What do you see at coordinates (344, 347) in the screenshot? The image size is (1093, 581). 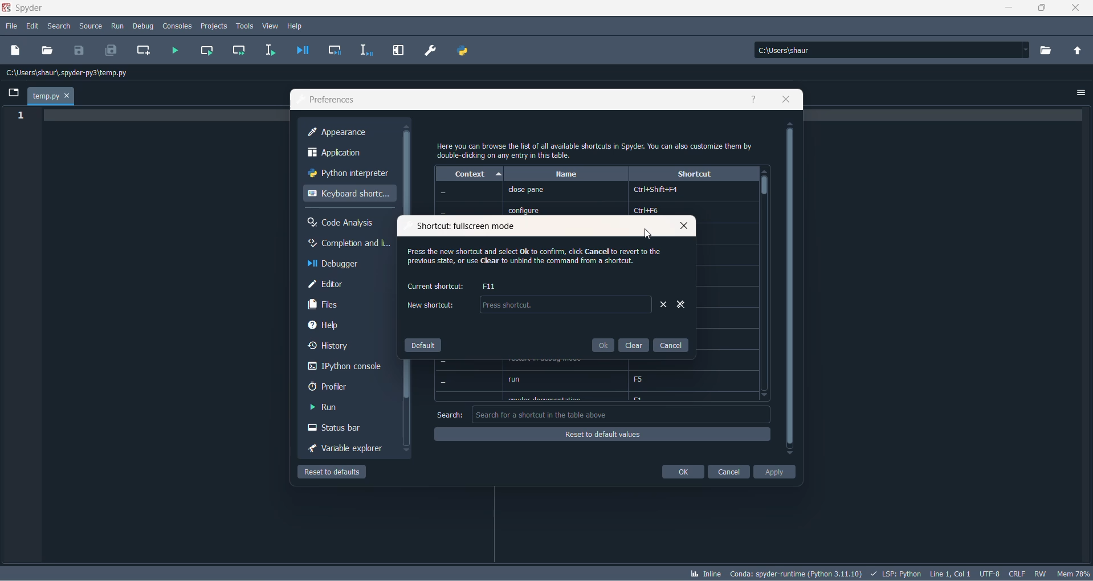 I see `history` at bounding box center [344, 347].